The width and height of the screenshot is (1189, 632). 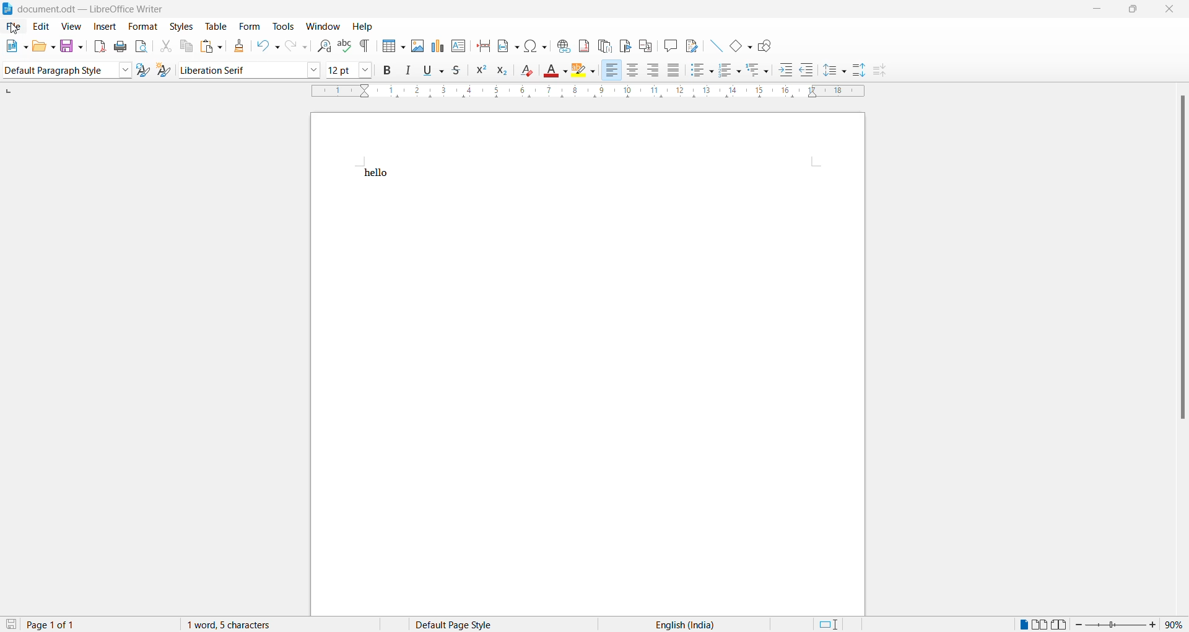 I want to click on Copy, so click(x=185, y=46).